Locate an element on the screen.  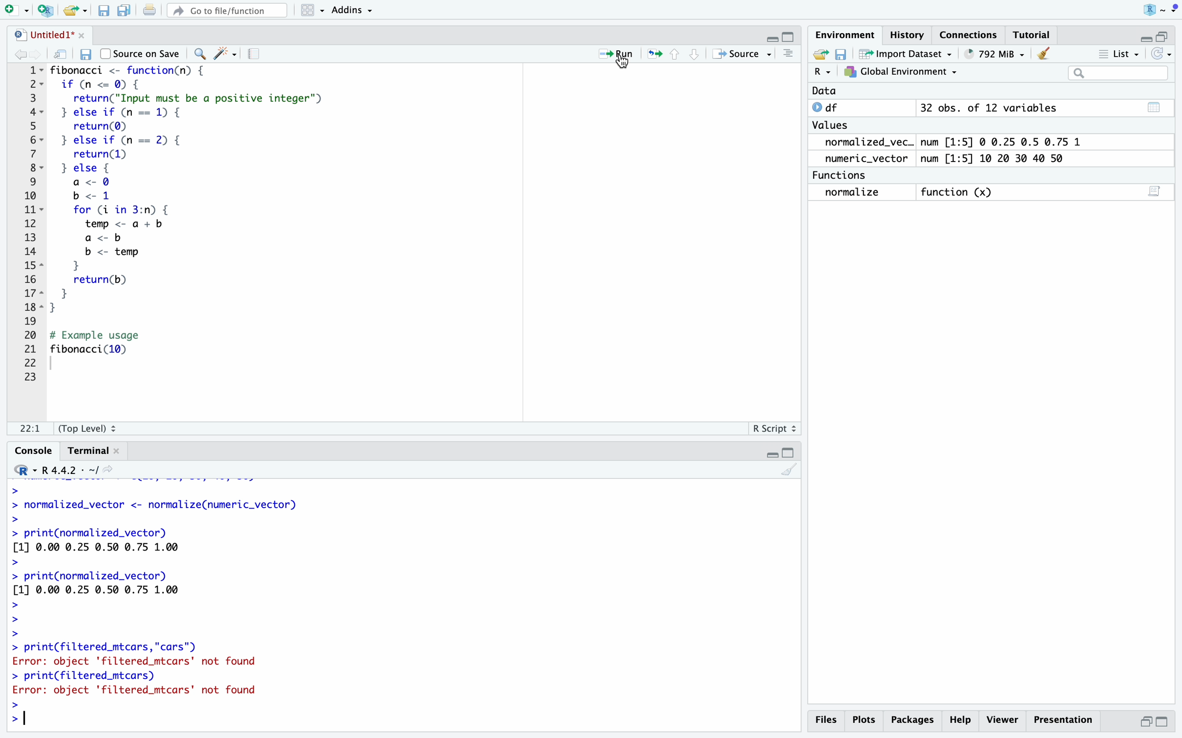
> print(normalized_vector)
[1] 0.00 0.25 0.50 0.75 1.00 is located at coordinates (101, 547).